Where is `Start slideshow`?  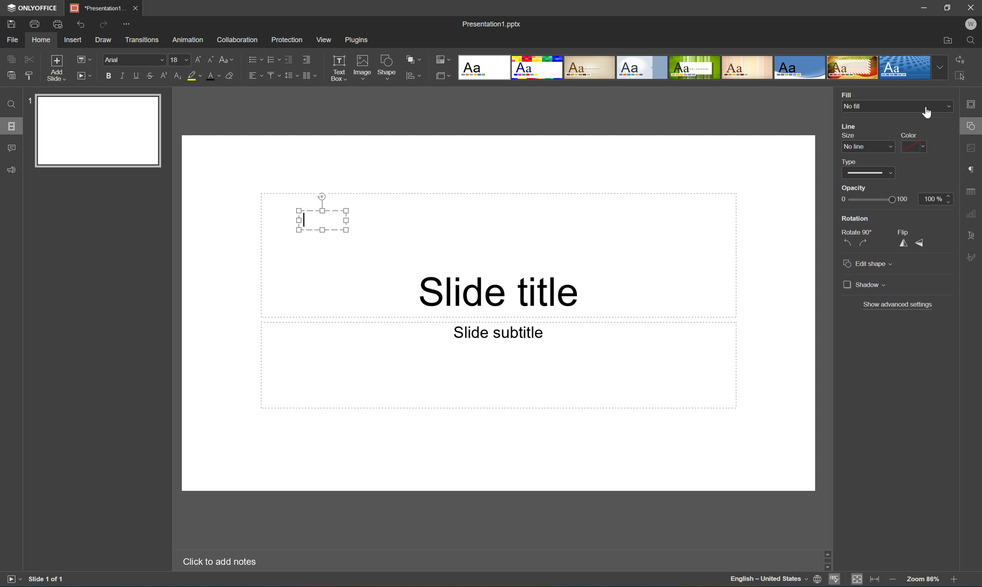 Start slideshow is located at coordinates (84, 75).